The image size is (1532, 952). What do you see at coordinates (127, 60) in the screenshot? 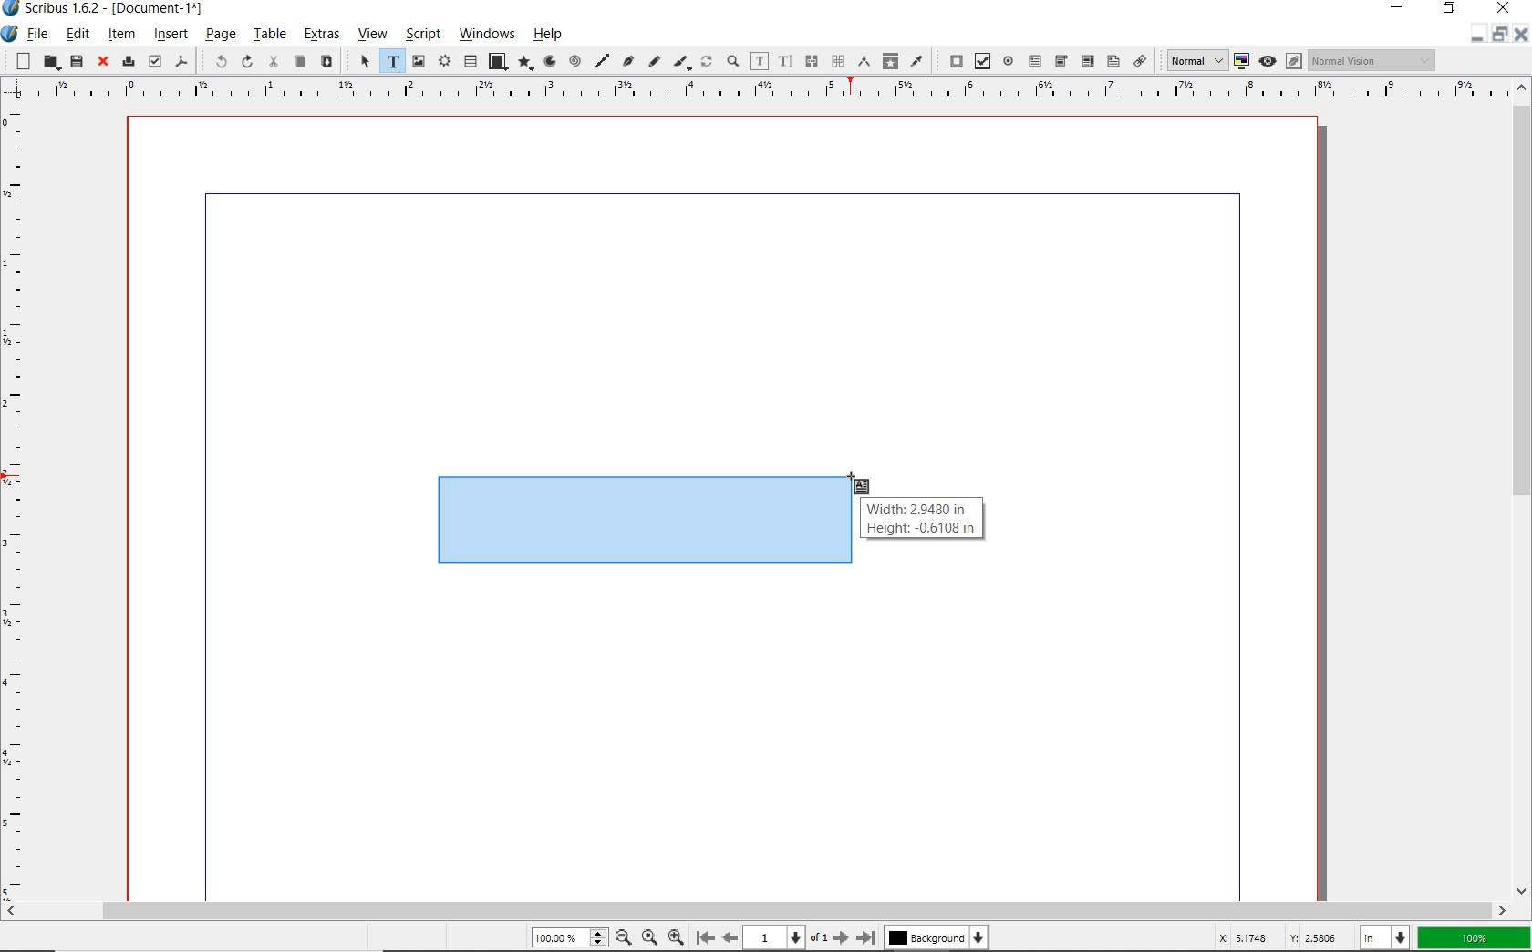
I see `print` at bounding box center [127, 60].